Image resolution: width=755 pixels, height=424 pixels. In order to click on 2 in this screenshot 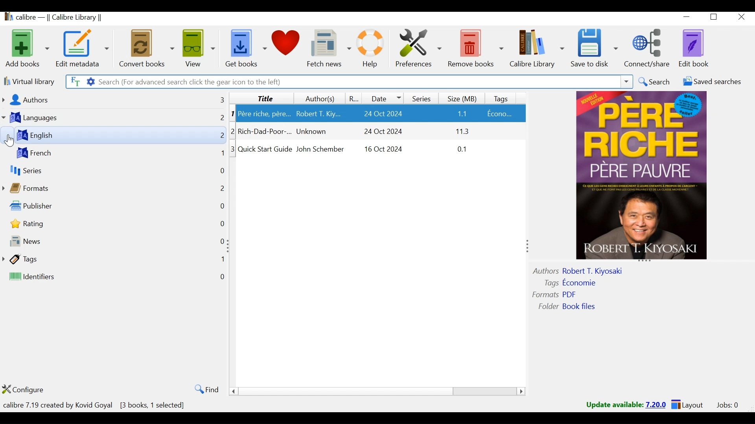, I will do `click(220, 136)`.